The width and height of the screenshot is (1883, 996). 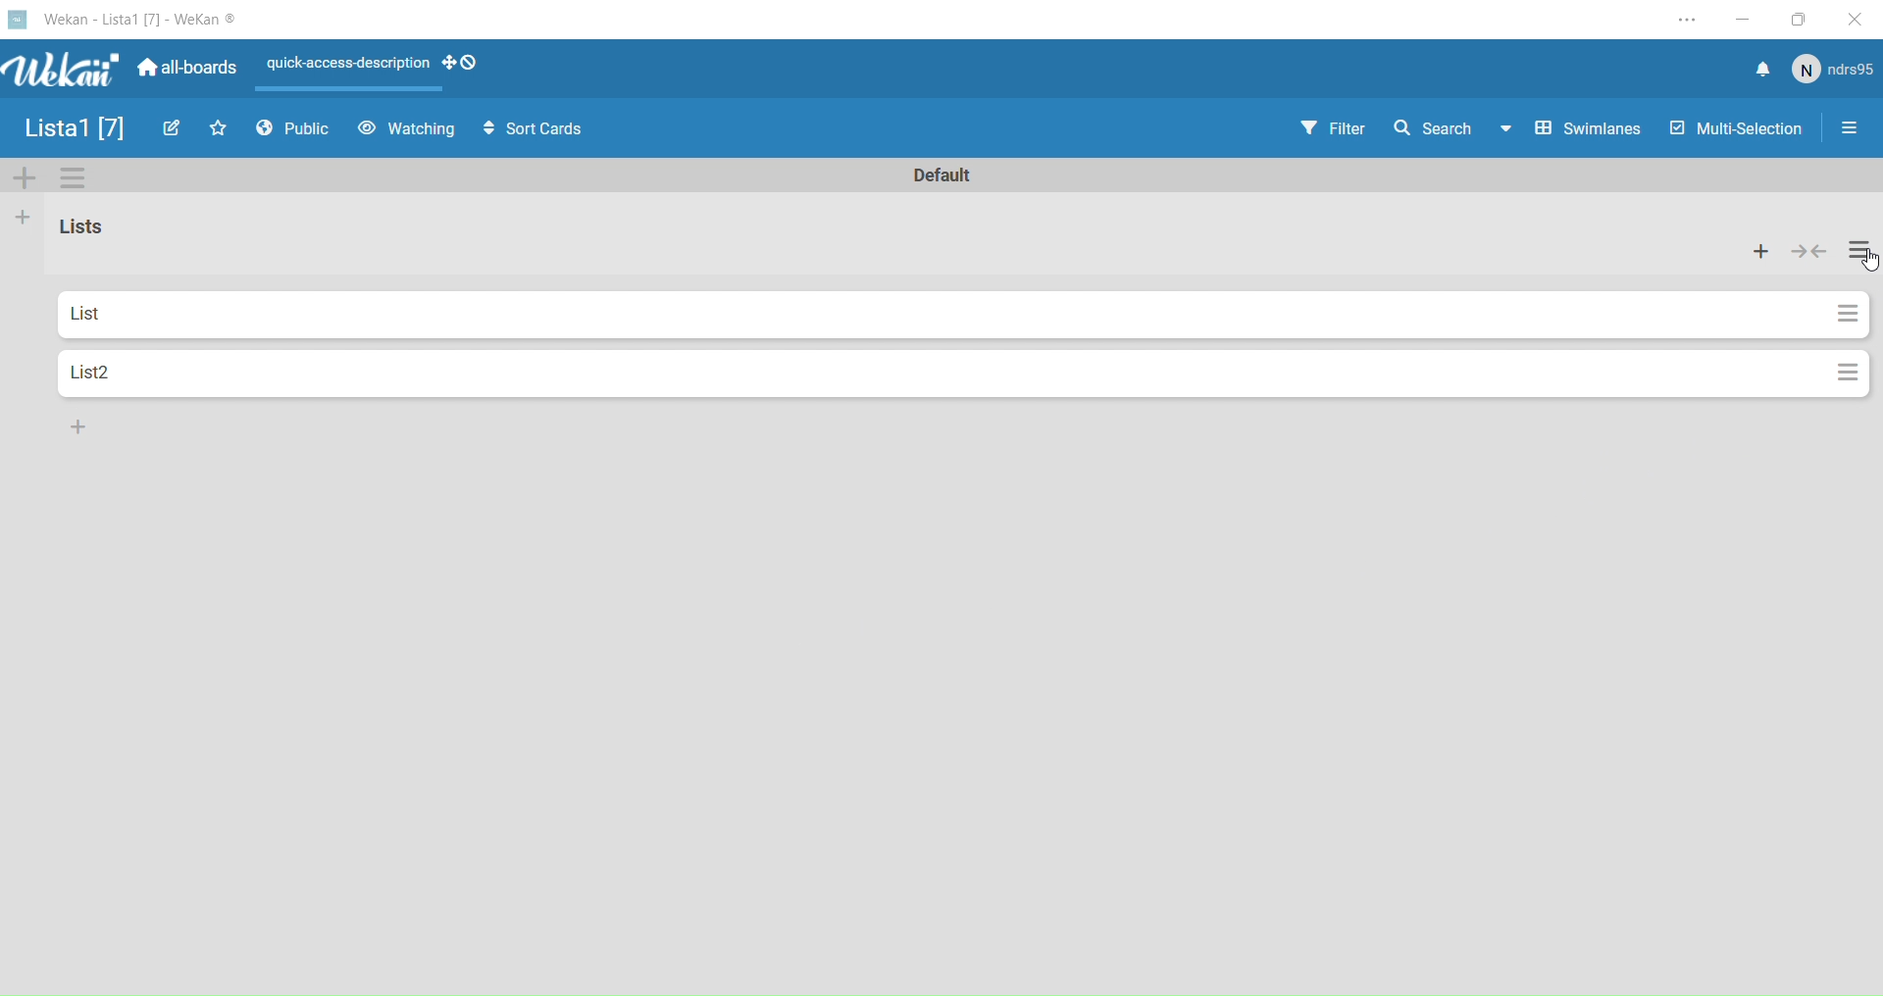 What do you see at coordinates (937, 178) in the screenshot?
I see `Default` at bounding box center [937, 178].